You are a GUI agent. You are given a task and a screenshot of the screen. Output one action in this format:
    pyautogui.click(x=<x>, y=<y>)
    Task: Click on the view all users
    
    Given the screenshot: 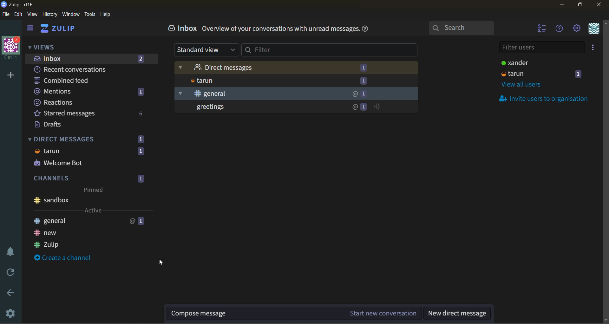 What is the action you would take?
    pyautogui.click(x=521, y=86)
    